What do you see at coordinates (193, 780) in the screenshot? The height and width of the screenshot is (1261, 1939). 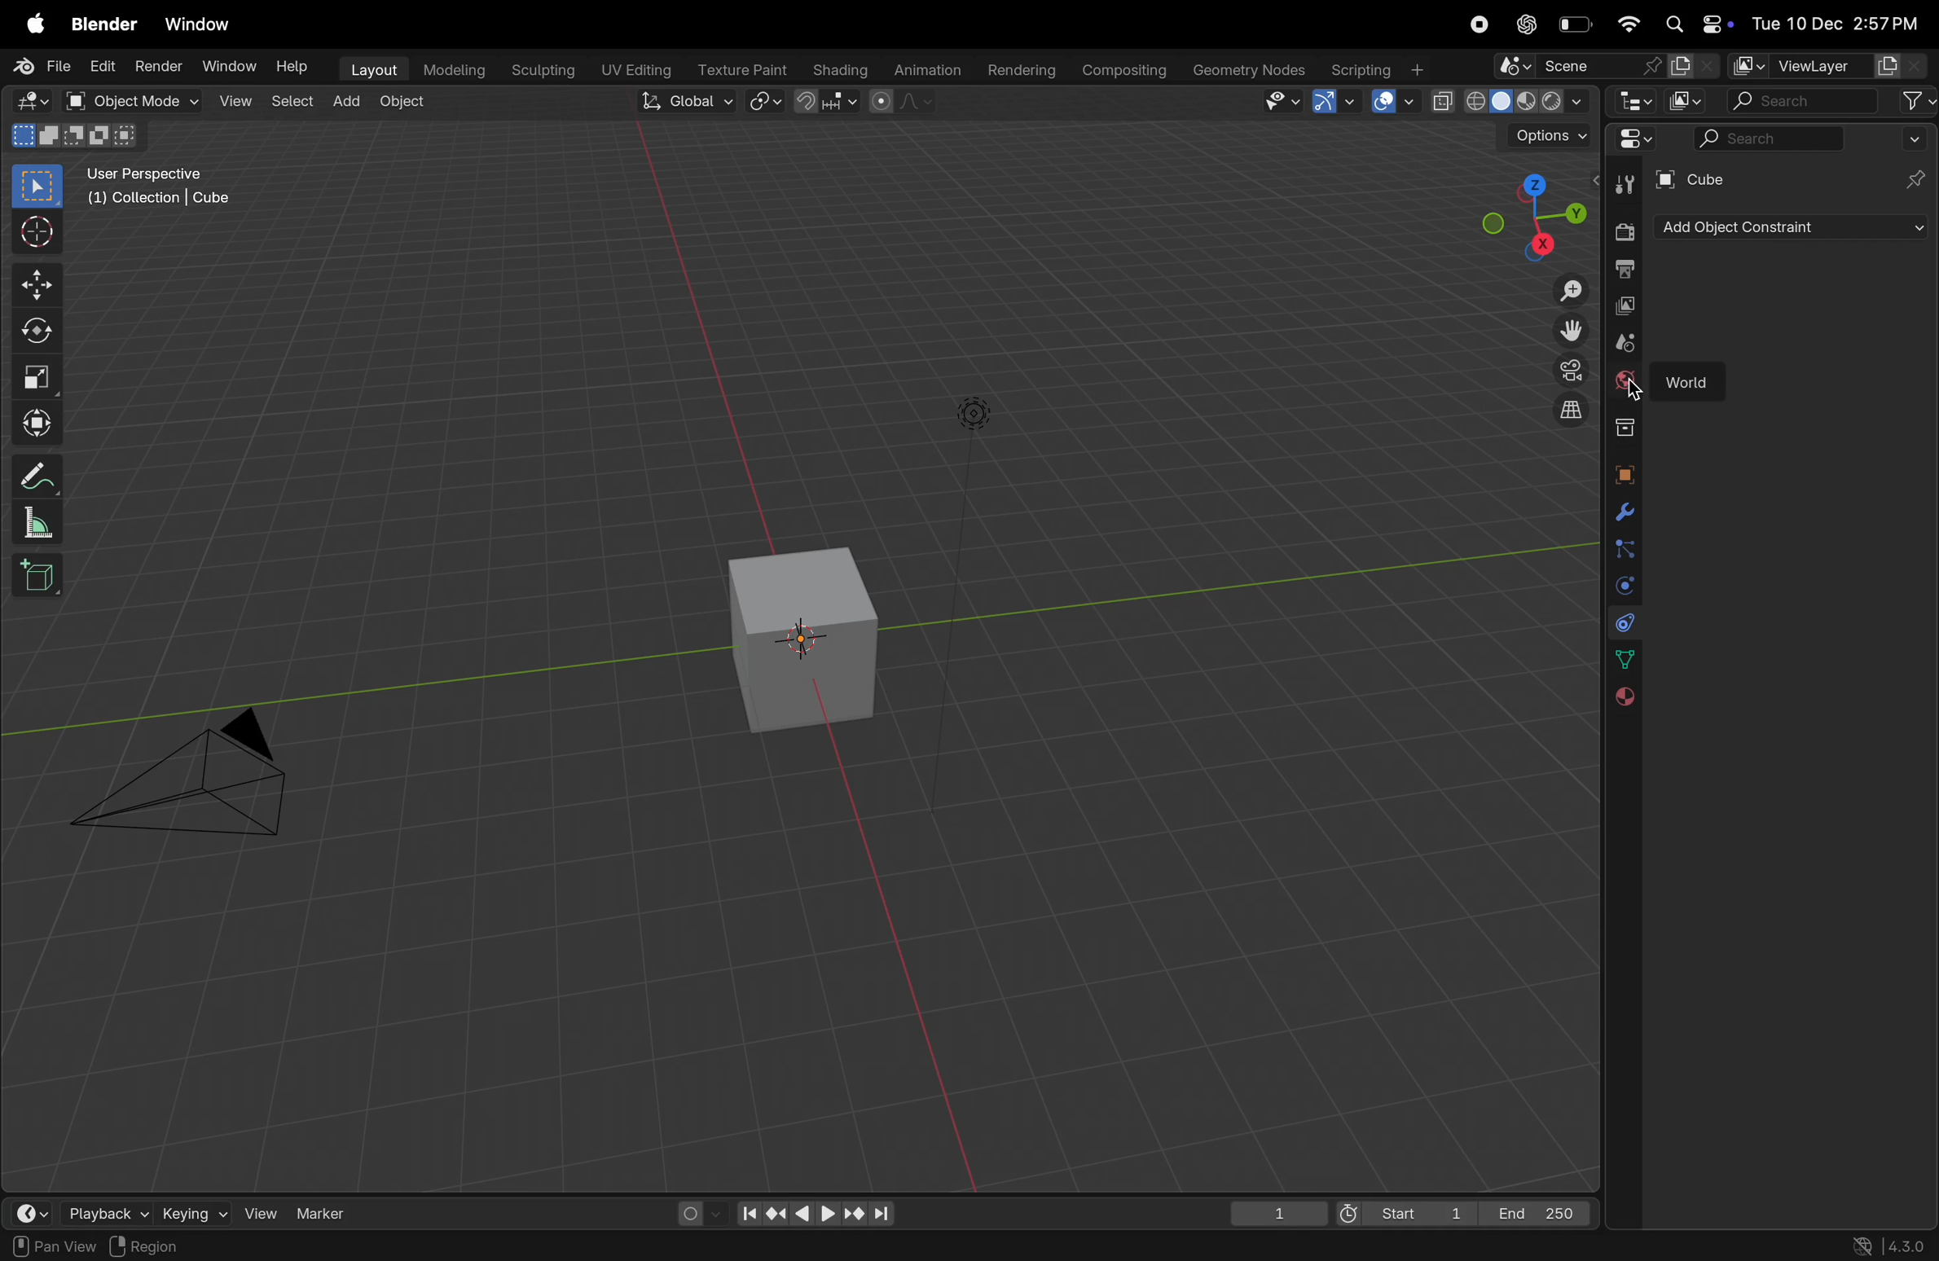 I see `camera` at bounding box center [193, 780].